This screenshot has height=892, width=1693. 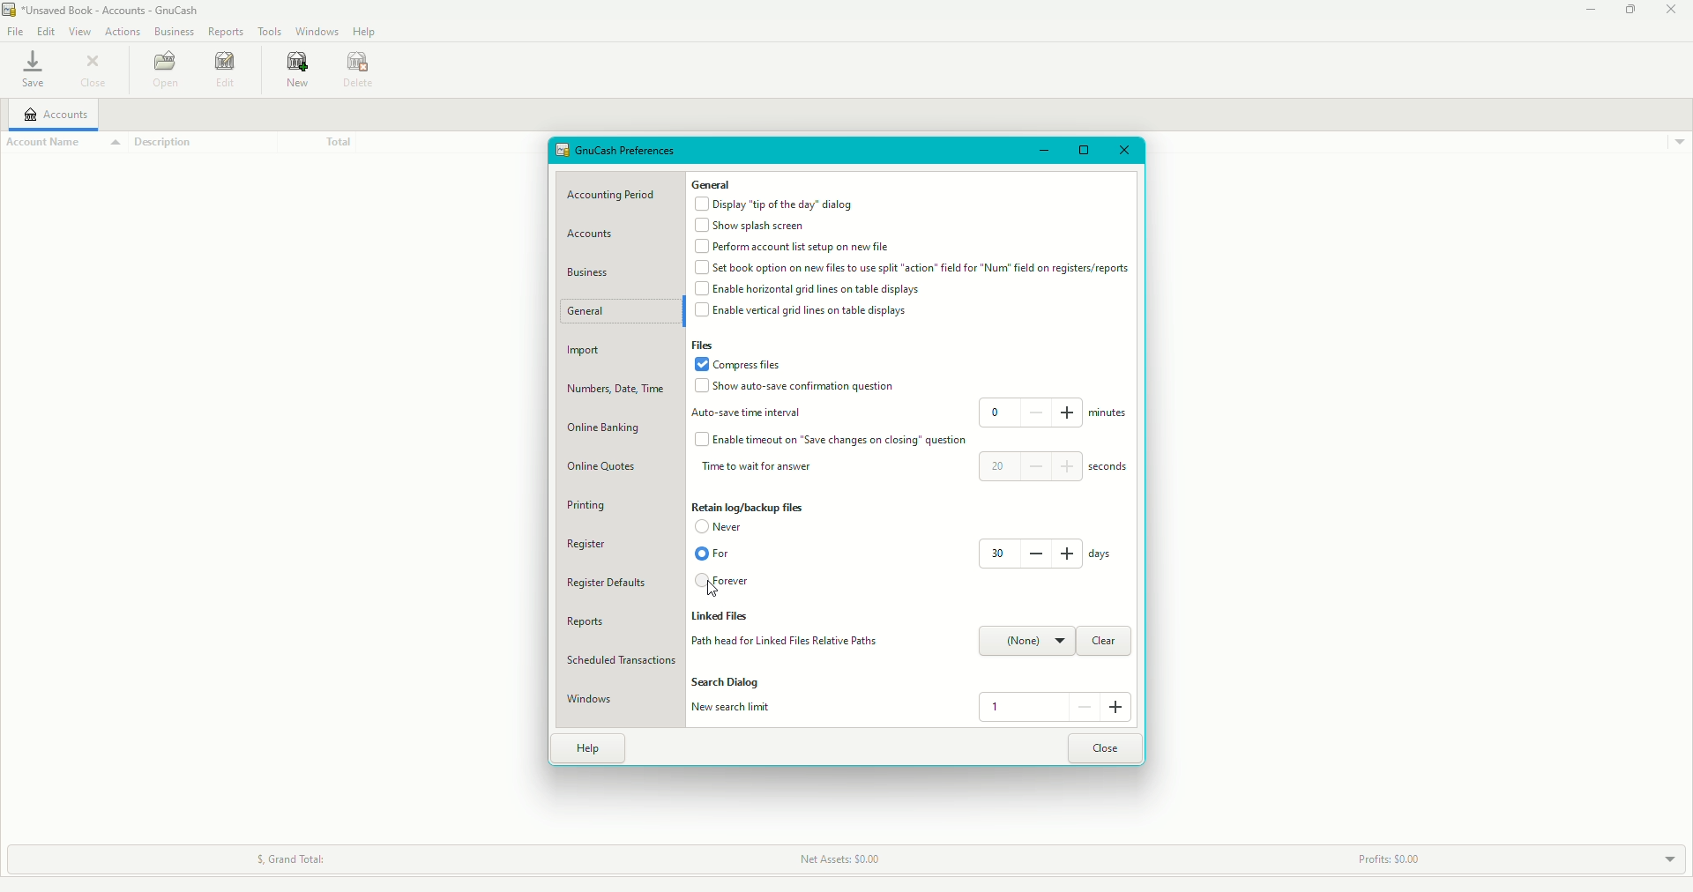 I want to click on Files, so click(x=705, y=346).